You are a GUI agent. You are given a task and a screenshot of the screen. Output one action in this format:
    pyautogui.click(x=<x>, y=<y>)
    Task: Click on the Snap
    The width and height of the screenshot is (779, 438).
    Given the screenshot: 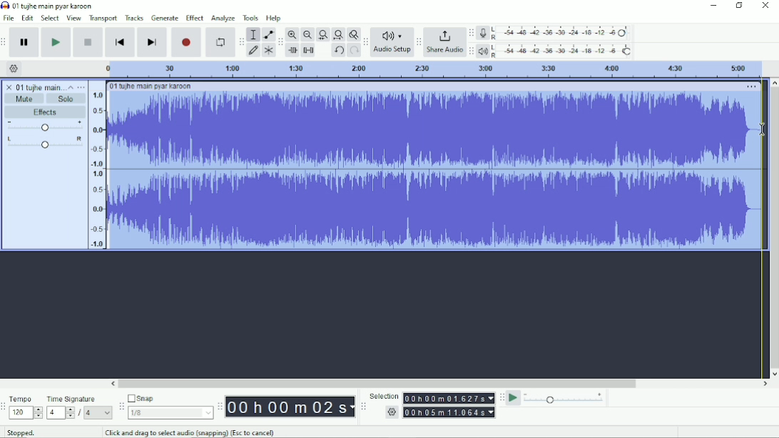 What is the action you would take?
    pyautogui.click(x=170, y=397)
    